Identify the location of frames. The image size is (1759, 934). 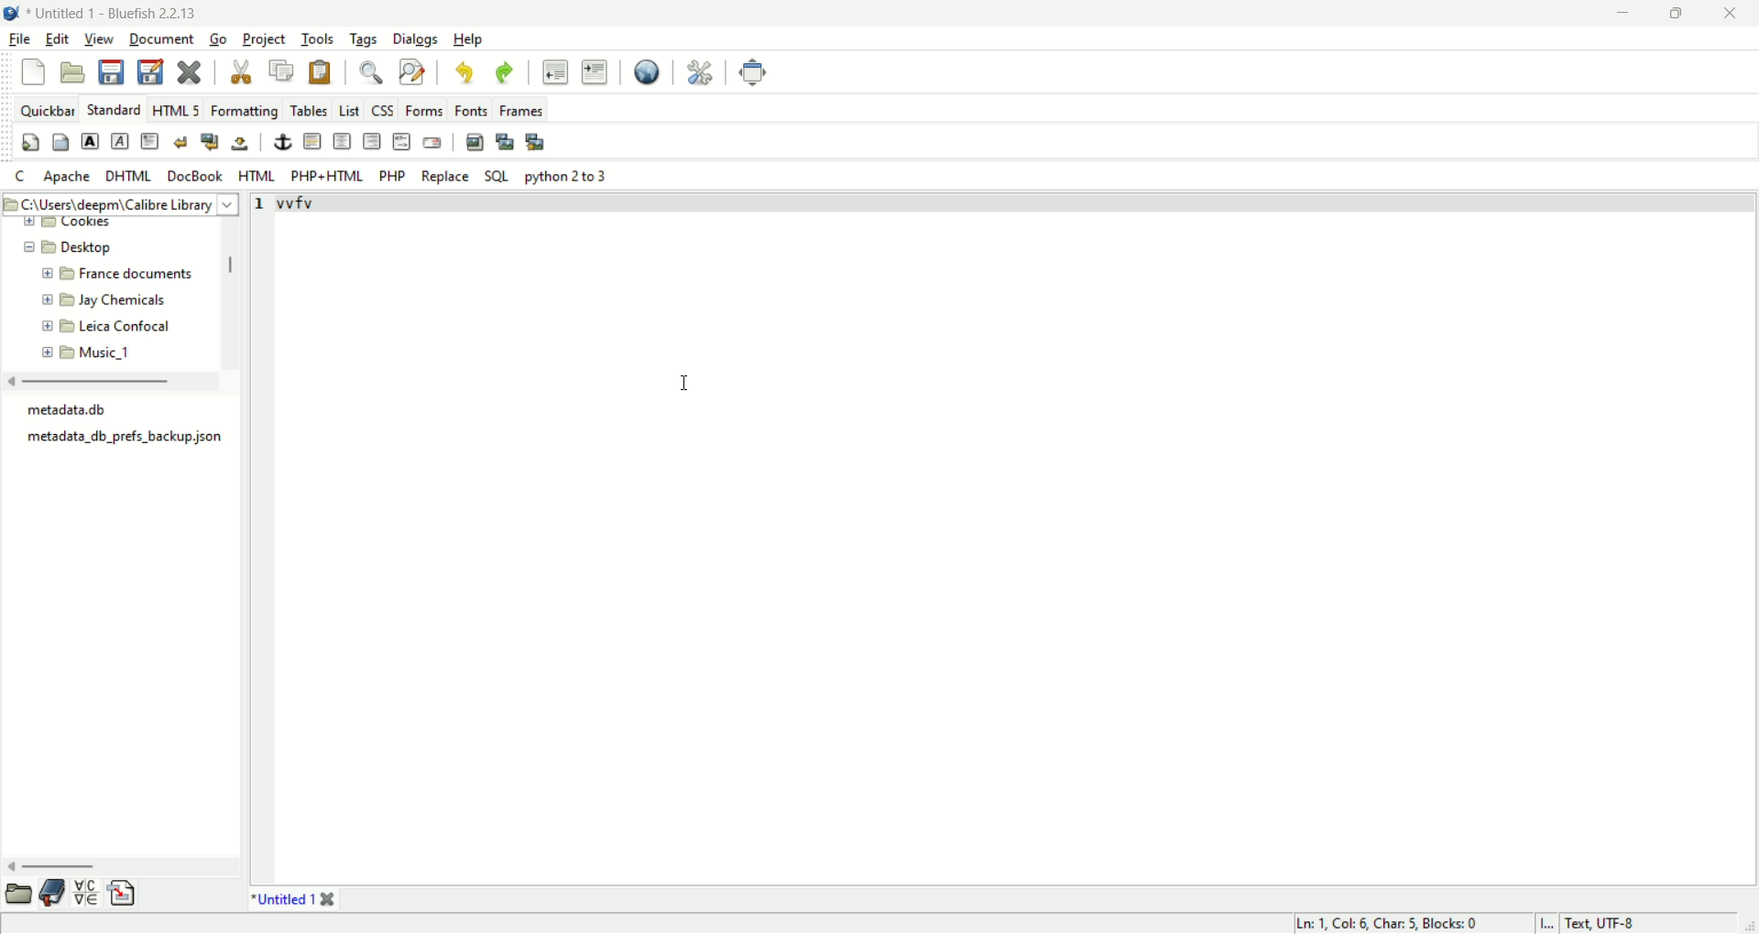
(519, 110).